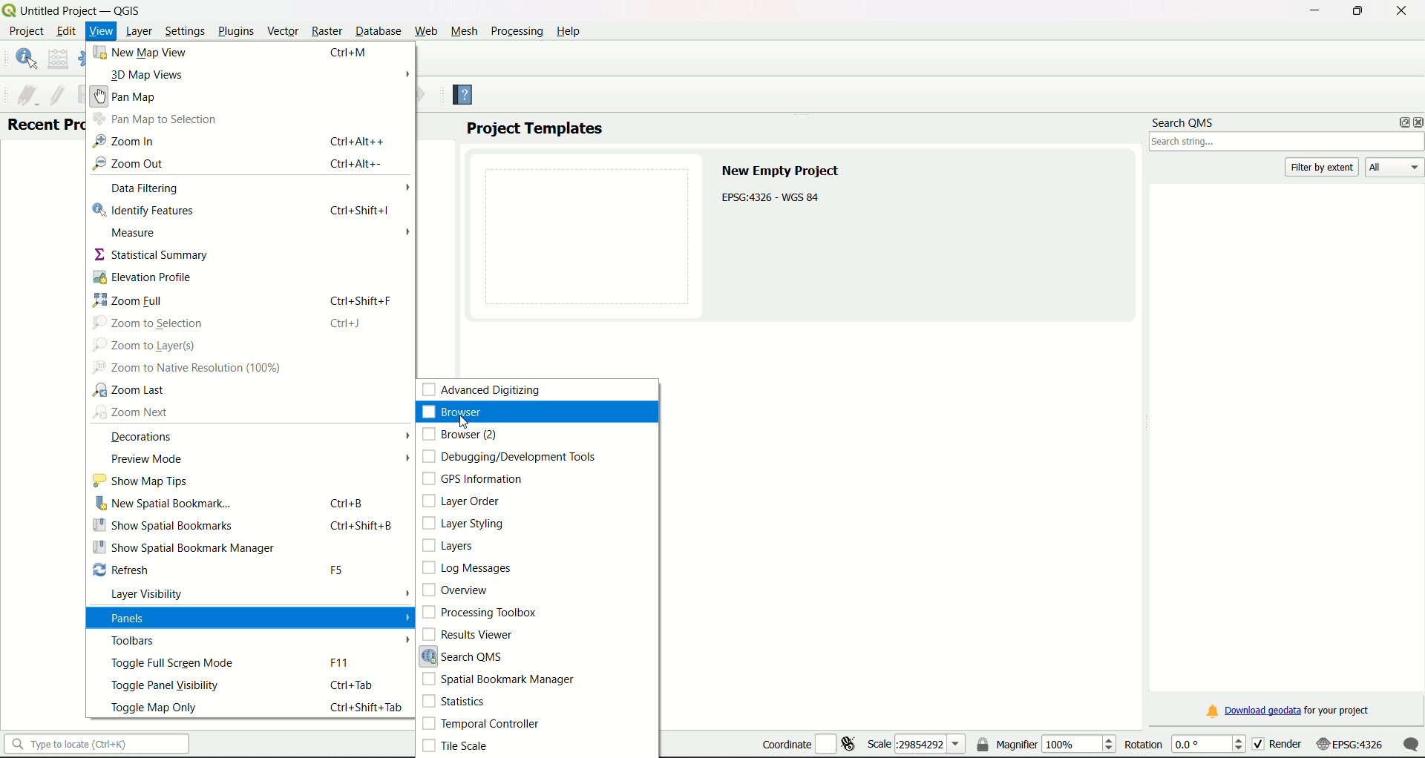 This screenshot has height=758, width=1425. I want to click on current edit, so click(27, 95).